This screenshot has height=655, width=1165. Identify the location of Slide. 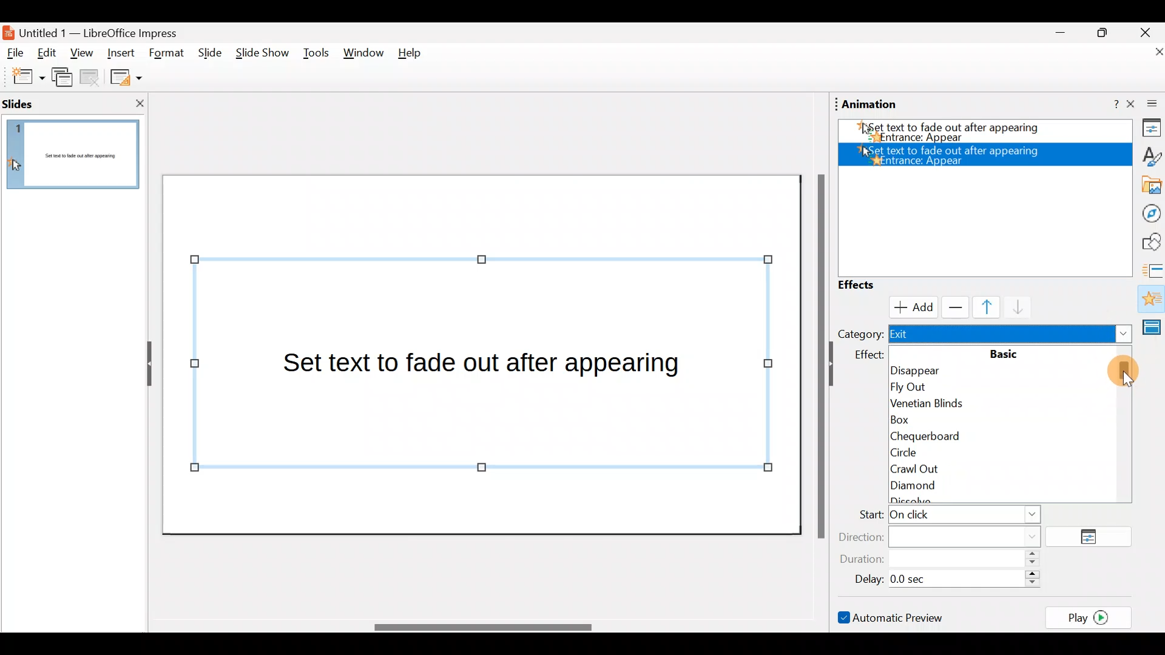
(208, 53).